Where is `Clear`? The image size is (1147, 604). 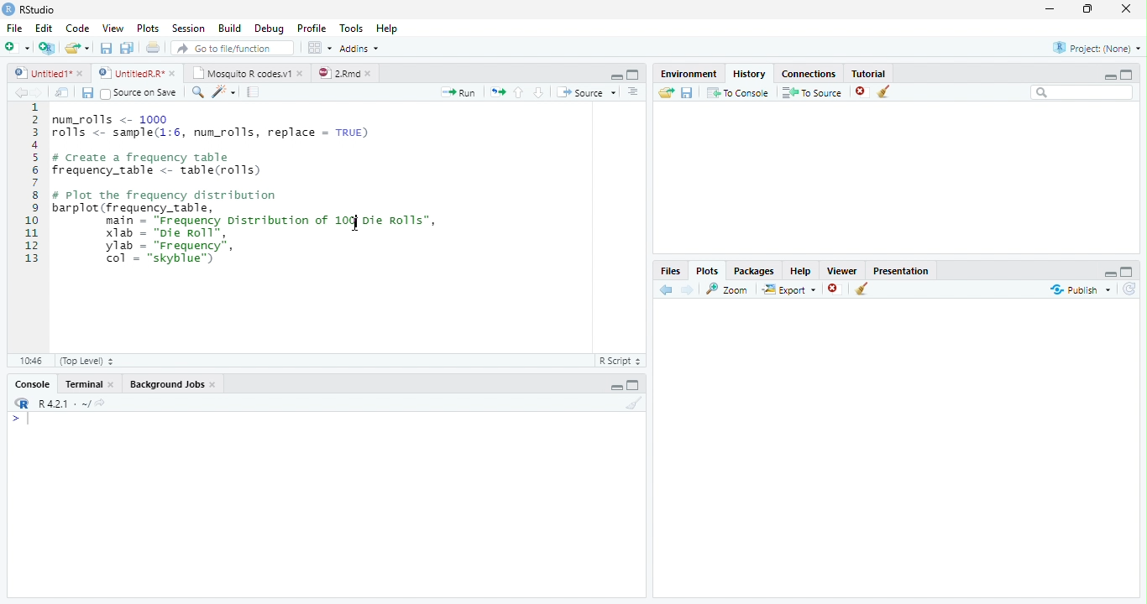 Clear is located at coordinates (862, 289).